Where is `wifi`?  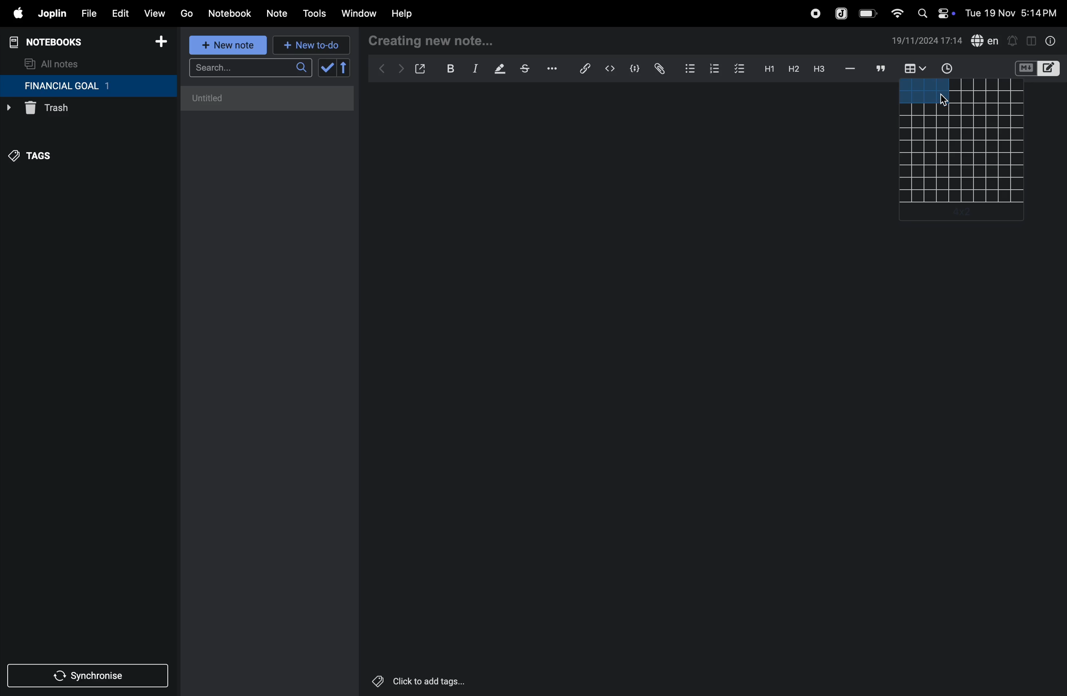 wifi is located at coordinates (894, 13).